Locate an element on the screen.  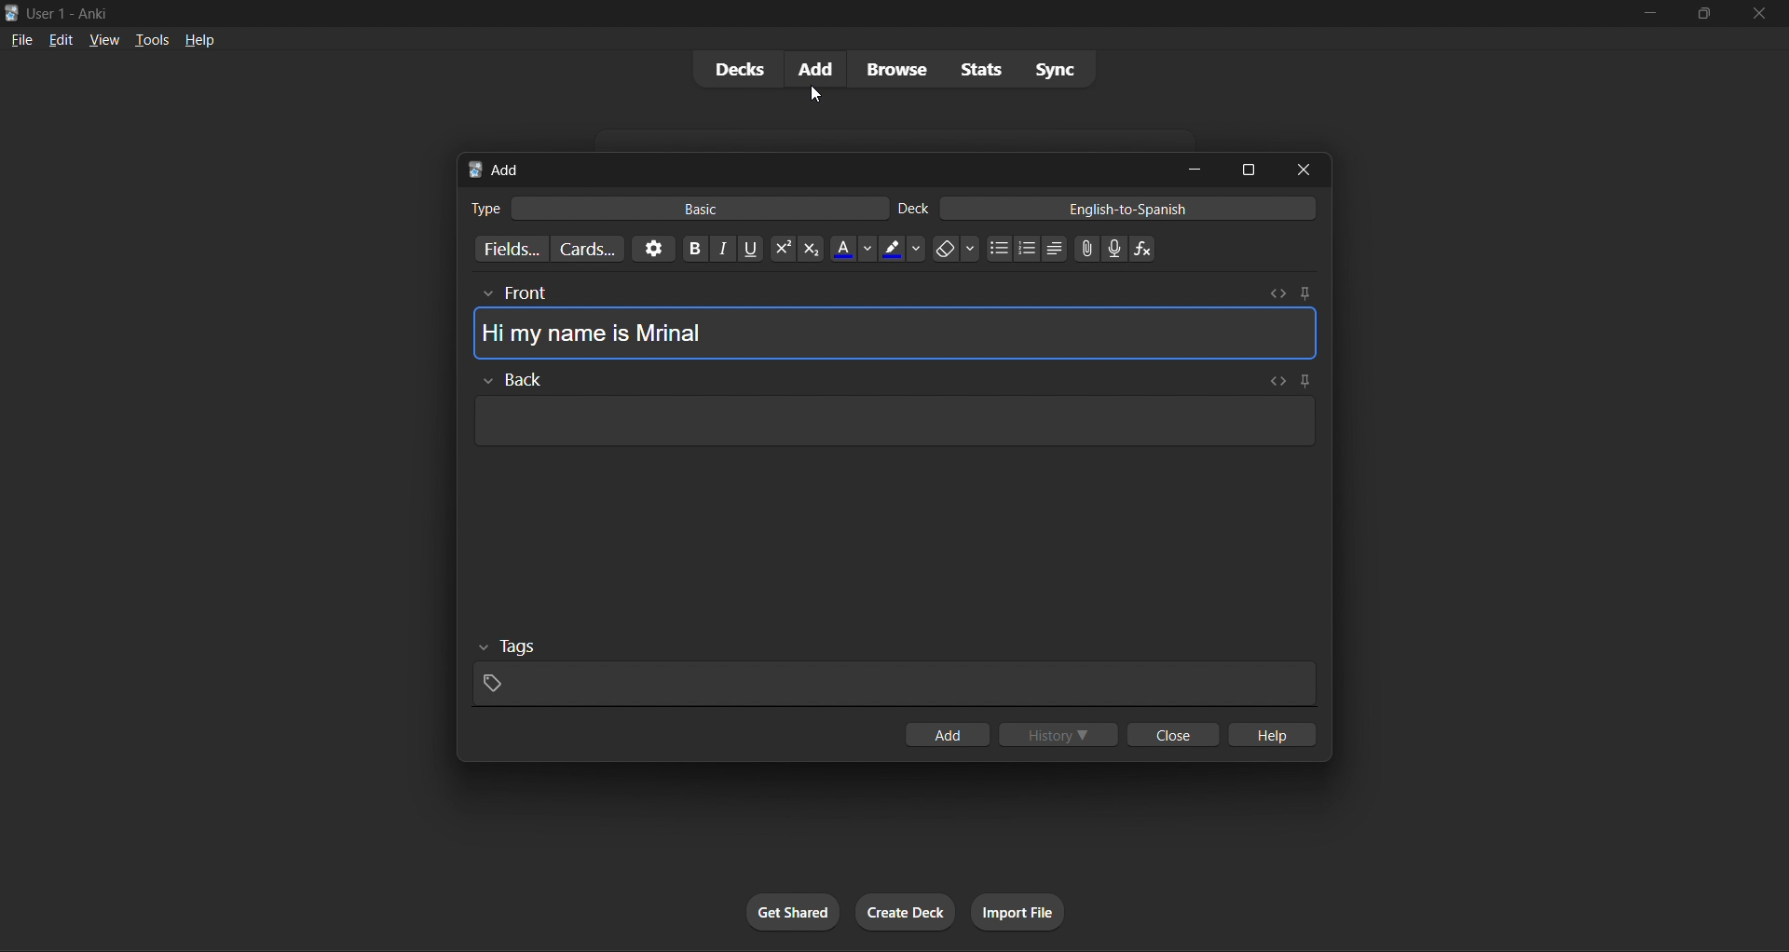
title bar is located at coordinates (785, 11).